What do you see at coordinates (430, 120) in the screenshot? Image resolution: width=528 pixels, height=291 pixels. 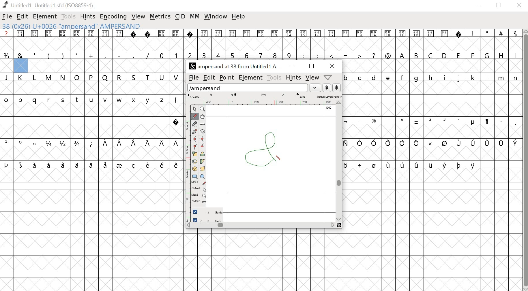 I see `2` at bounding box center [430, 120].